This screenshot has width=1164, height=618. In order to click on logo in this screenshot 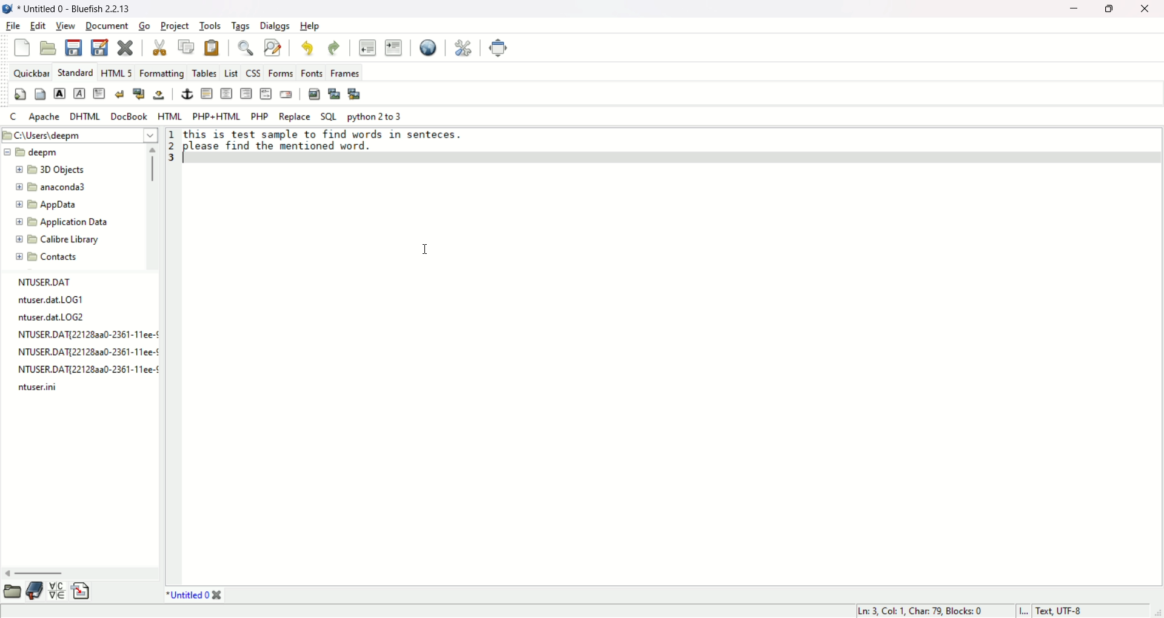, I will do `click(7, 8)`.